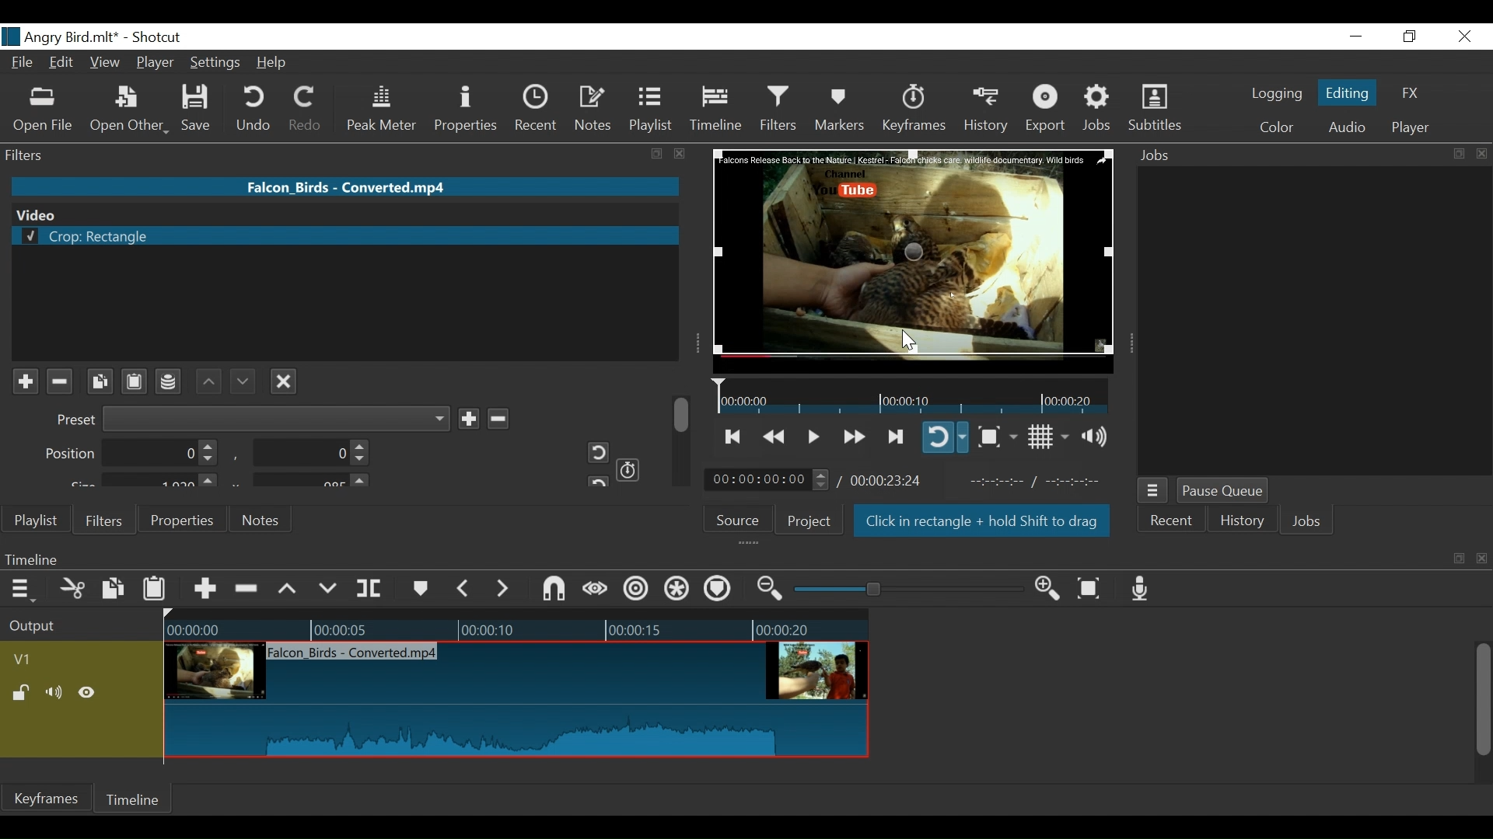 The image size is (1493, 839). Describe the element at coordinates (37, 520) in the screenshot. I see `Playlist` at that location.